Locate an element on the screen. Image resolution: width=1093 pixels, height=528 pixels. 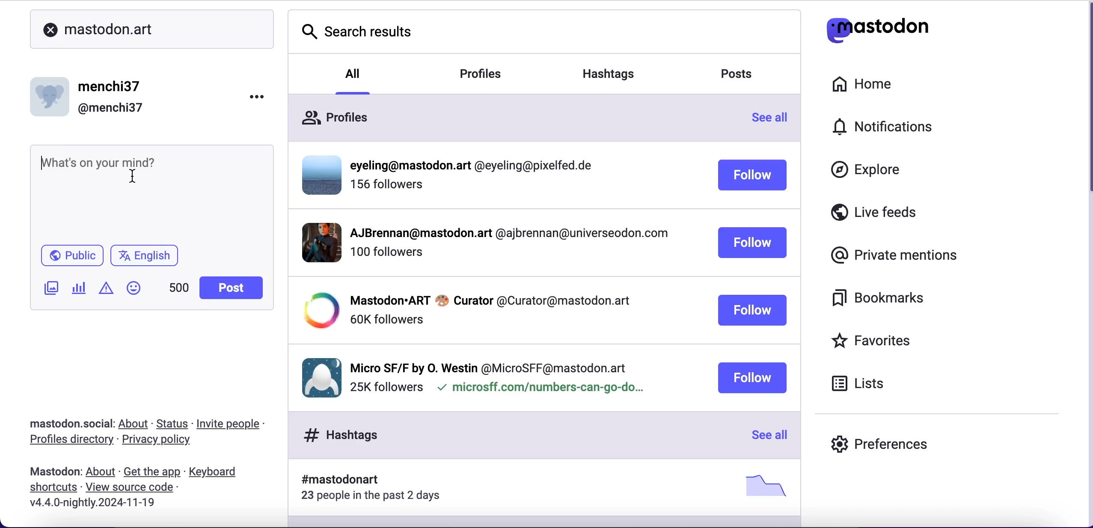
view source code is located at coordinates (133, 489).